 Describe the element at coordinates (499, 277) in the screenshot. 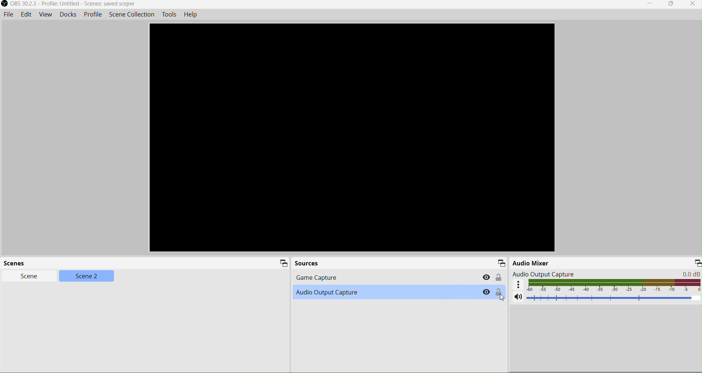

I see `Lock` at that location.